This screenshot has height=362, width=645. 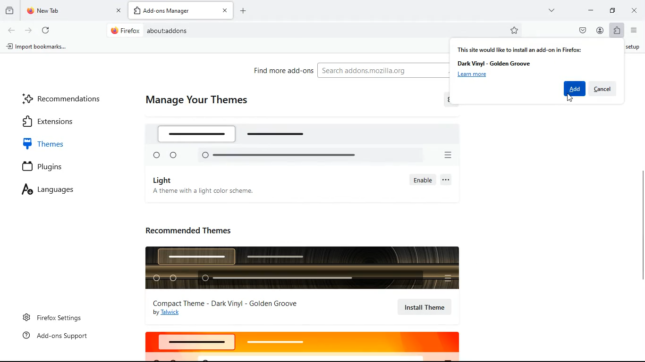 I want to click on add, so click(x=575, y=89).